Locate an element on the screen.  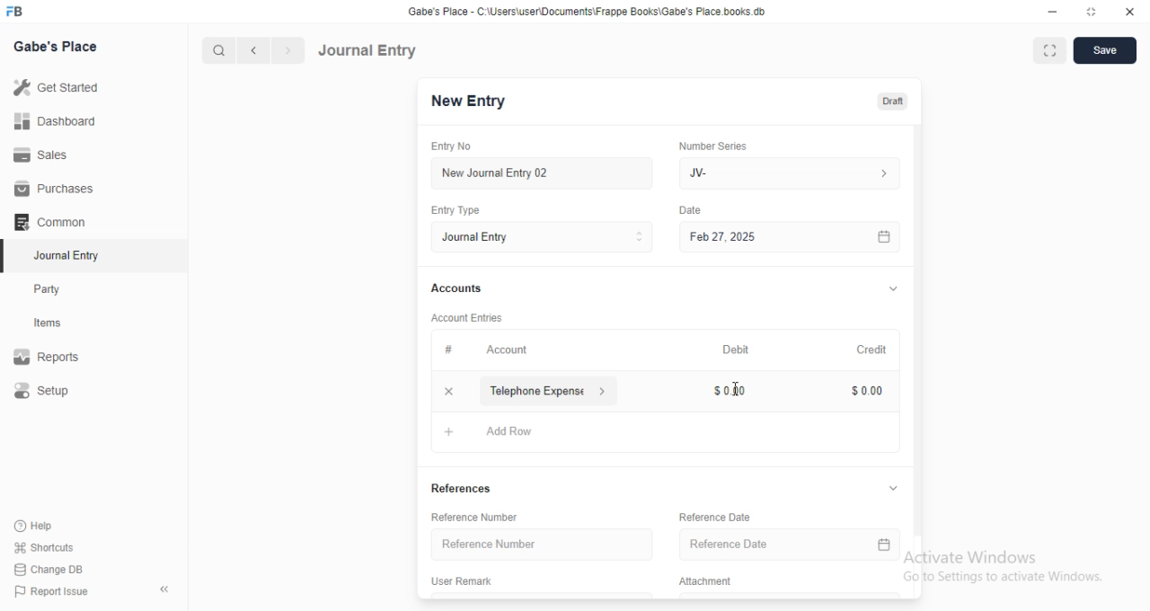
Telephone Expense is located at coordinates (549, 389).